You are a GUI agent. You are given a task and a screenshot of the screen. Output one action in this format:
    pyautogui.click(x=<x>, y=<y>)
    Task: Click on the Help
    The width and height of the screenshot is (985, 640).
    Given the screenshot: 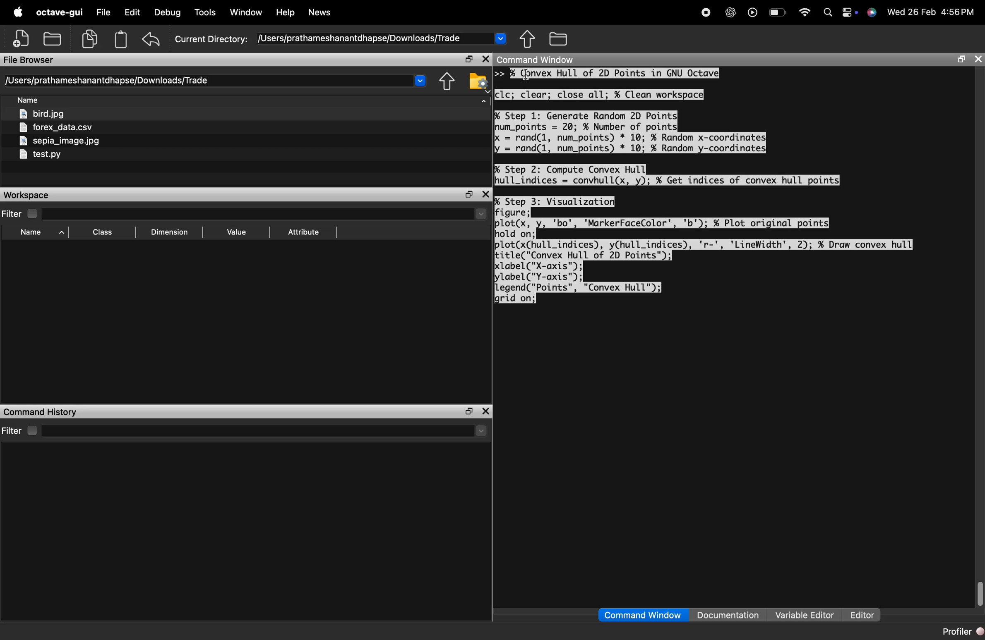 What is the action you would take?
    pyautogui.click(x=285, y=12)
    